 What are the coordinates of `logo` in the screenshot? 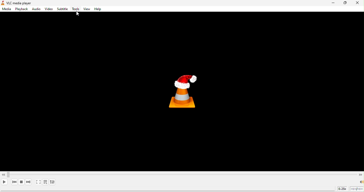 It's located at (2, 3).